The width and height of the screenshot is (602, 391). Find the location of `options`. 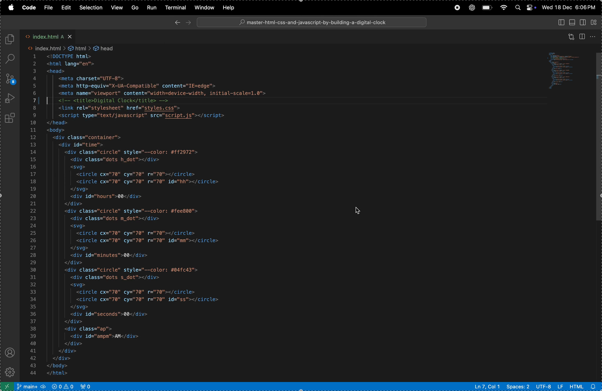

options is located at coordinates (593, 37).